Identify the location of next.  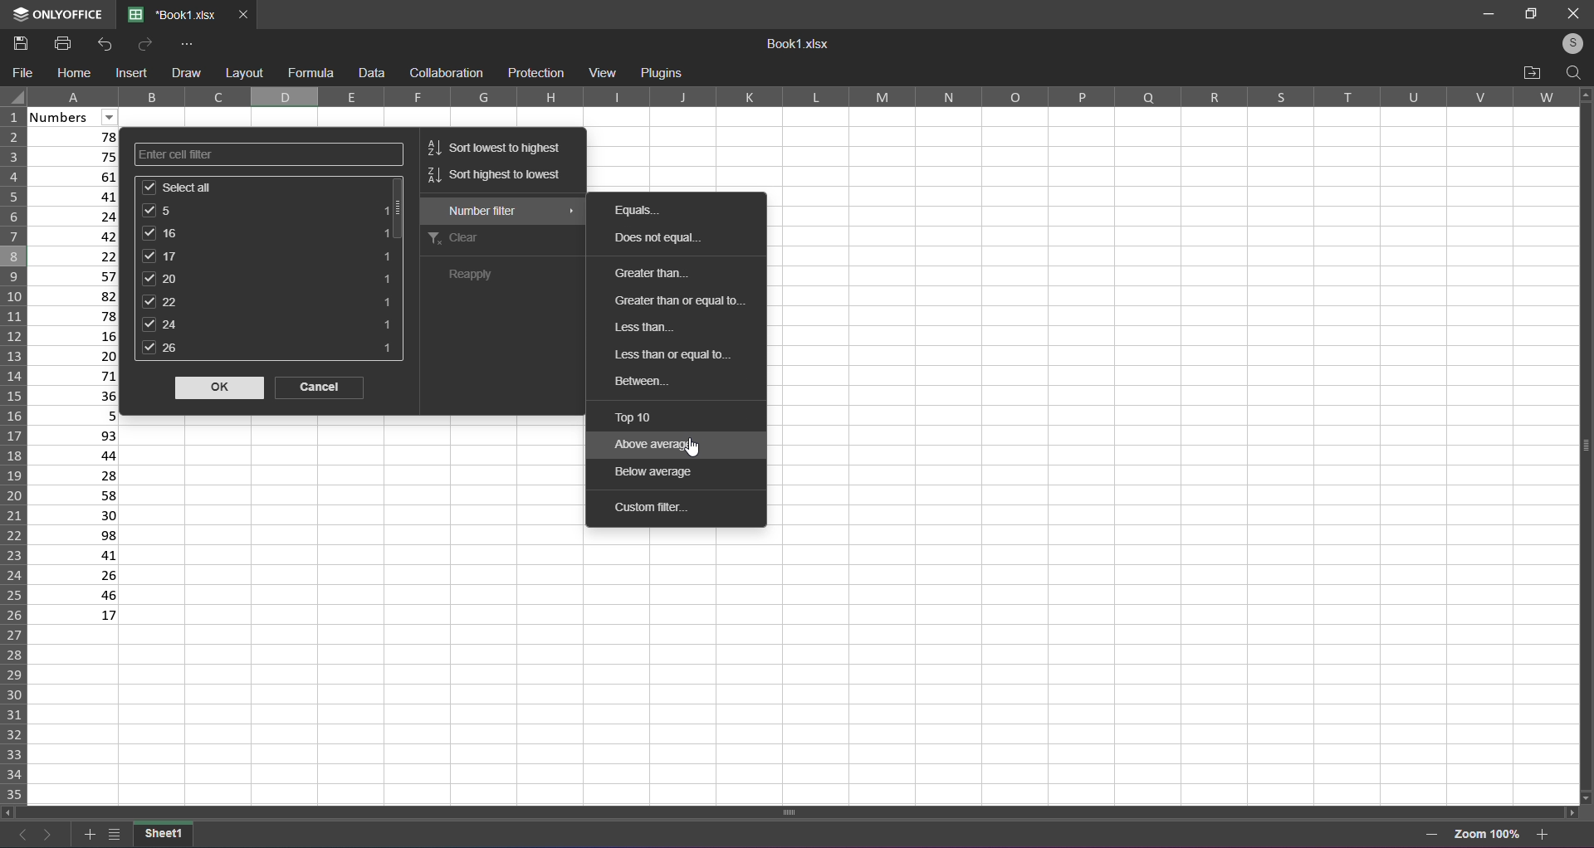
(48, 833).